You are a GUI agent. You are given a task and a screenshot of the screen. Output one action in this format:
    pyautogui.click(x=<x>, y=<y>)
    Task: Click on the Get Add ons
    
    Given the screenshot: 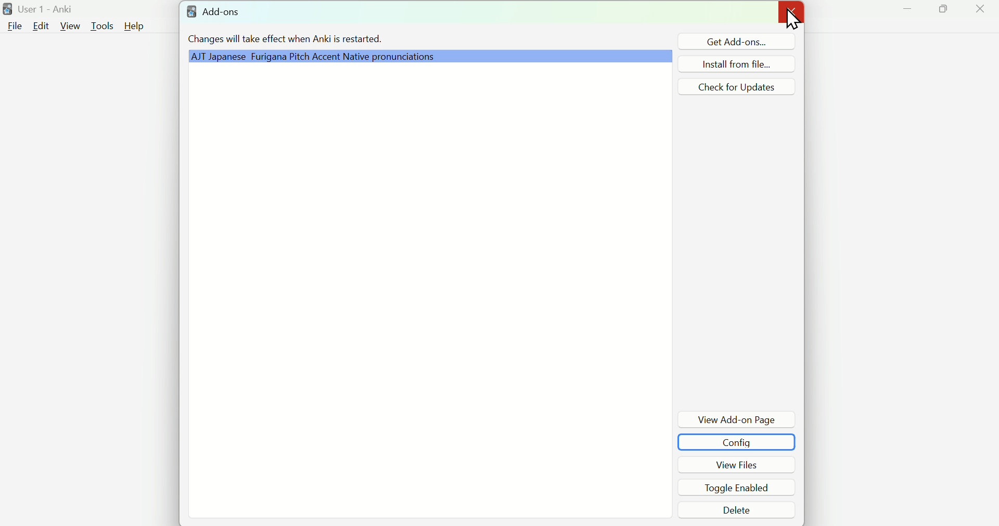 What is the action you would take?
    pyautogui.click(x=741, y=39)
    